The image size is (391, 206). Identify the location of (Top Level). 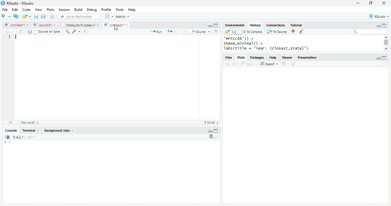
(29, 122).